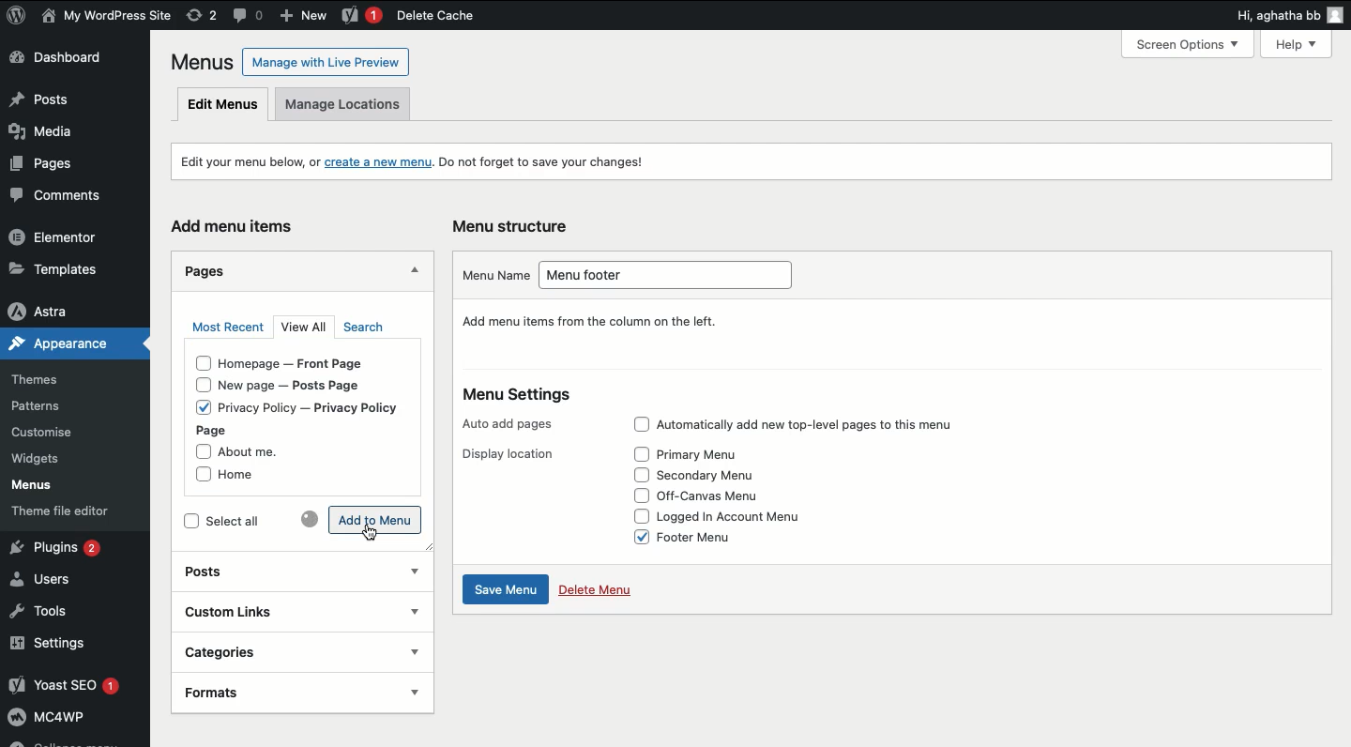  Describe the element at coordinates (47, 612) in the screenshot. I see `Tools` at that location.